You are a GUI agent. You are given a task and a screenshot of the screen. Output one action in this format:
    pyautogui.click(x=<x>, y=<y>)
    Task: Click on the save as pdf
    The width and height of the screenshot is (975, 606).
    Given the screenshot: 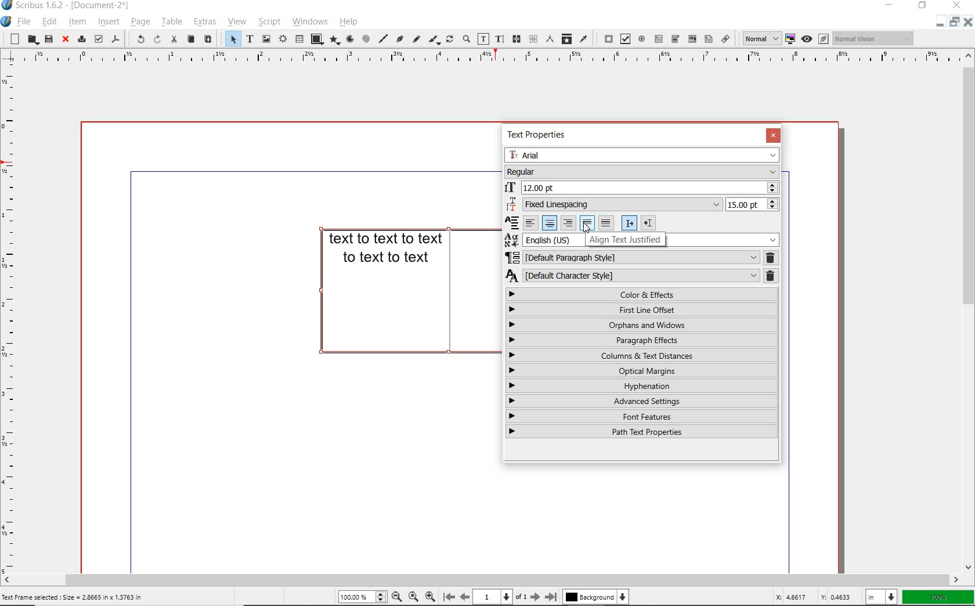 What is the action you would take?
    pyautogui.click(x=115, y=39)
    